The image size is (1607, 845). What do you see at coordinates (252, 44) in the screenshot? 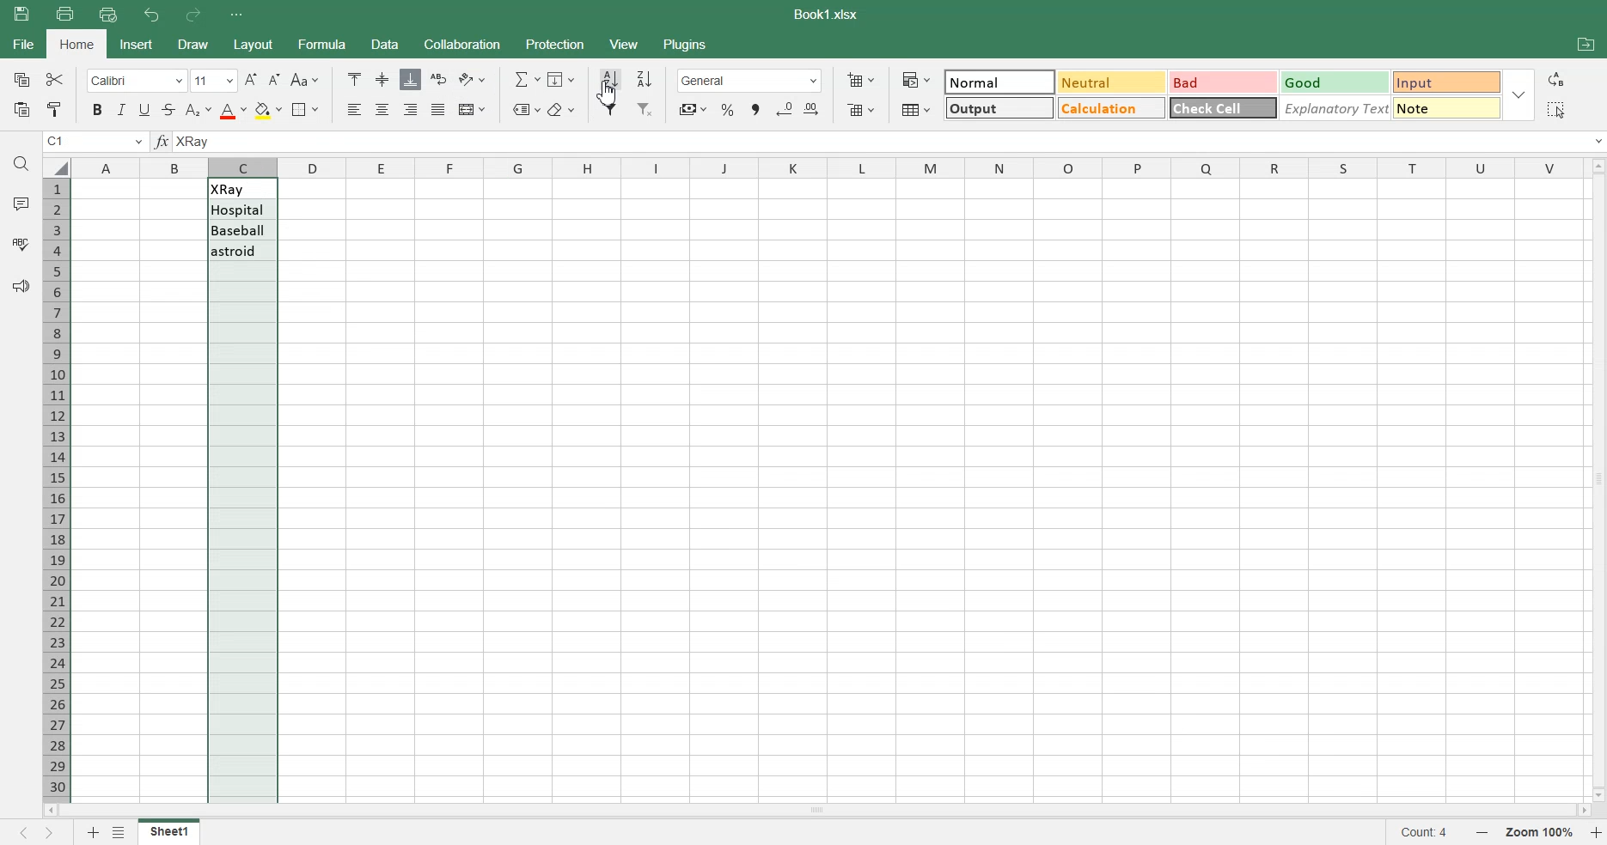
I see `Layout` at bounding box center [252, 44].